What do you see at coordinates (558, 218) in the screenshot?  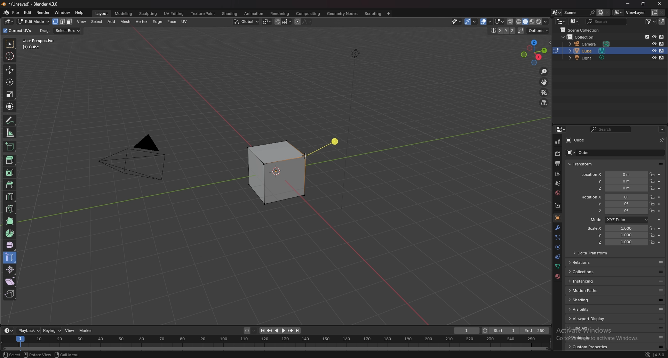 I see `object` at bounding box center [558, 218].